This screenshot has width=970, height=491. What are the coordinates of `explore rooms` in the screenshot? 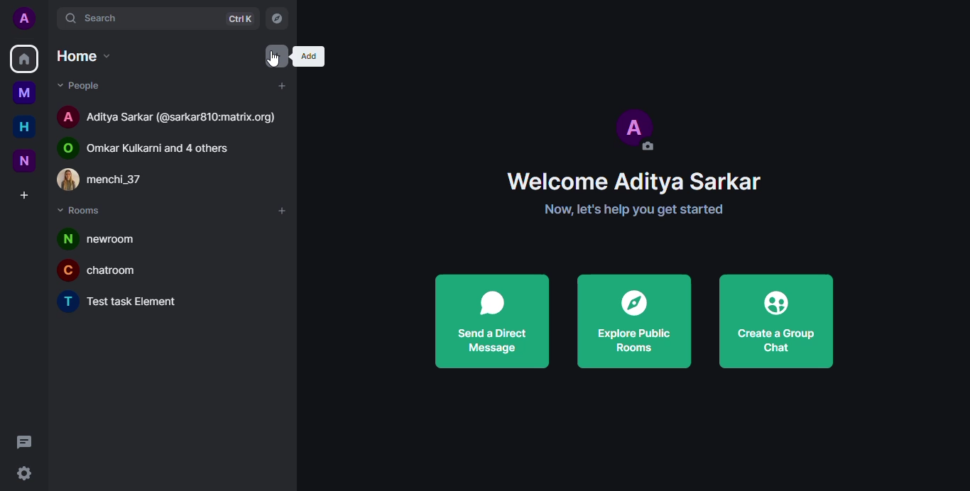 It's located at (276, 18).